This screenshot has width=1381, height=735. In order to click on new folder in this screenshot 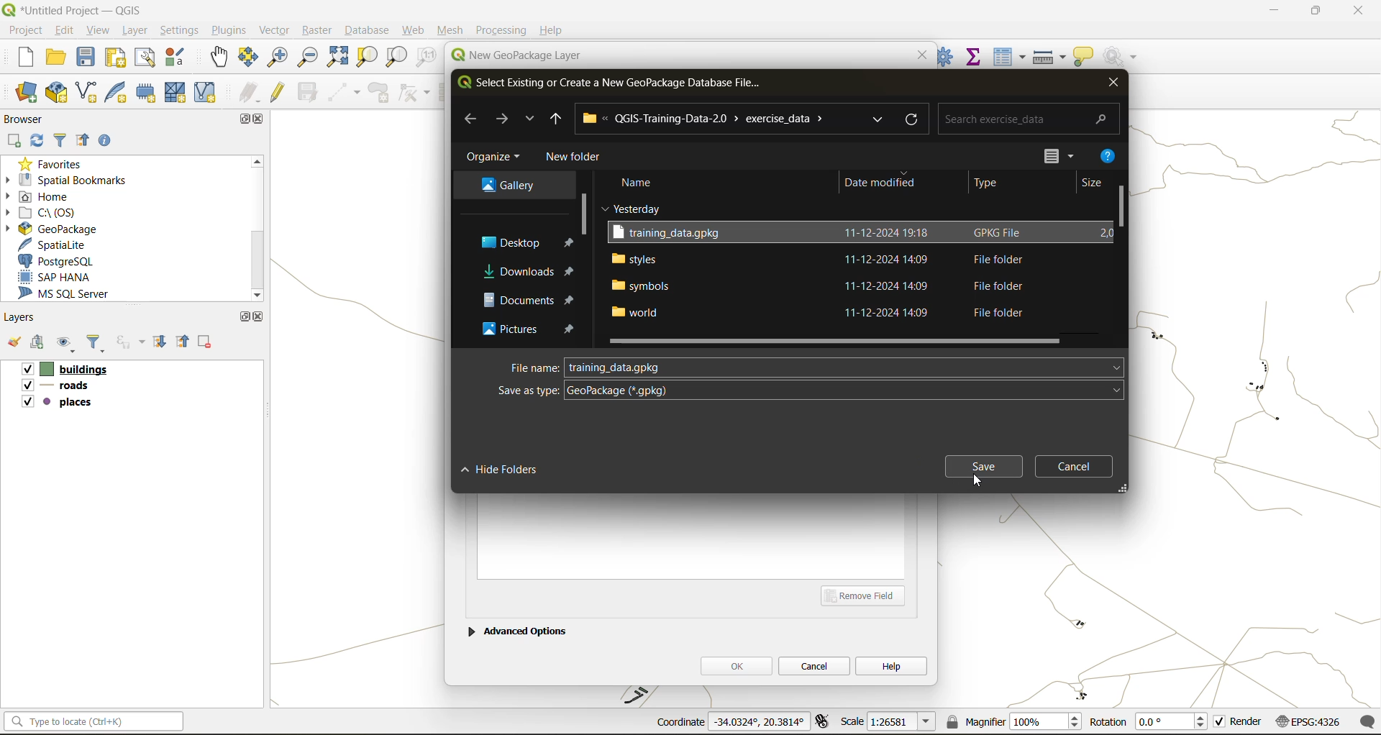, I will do `click(573, 157)`.